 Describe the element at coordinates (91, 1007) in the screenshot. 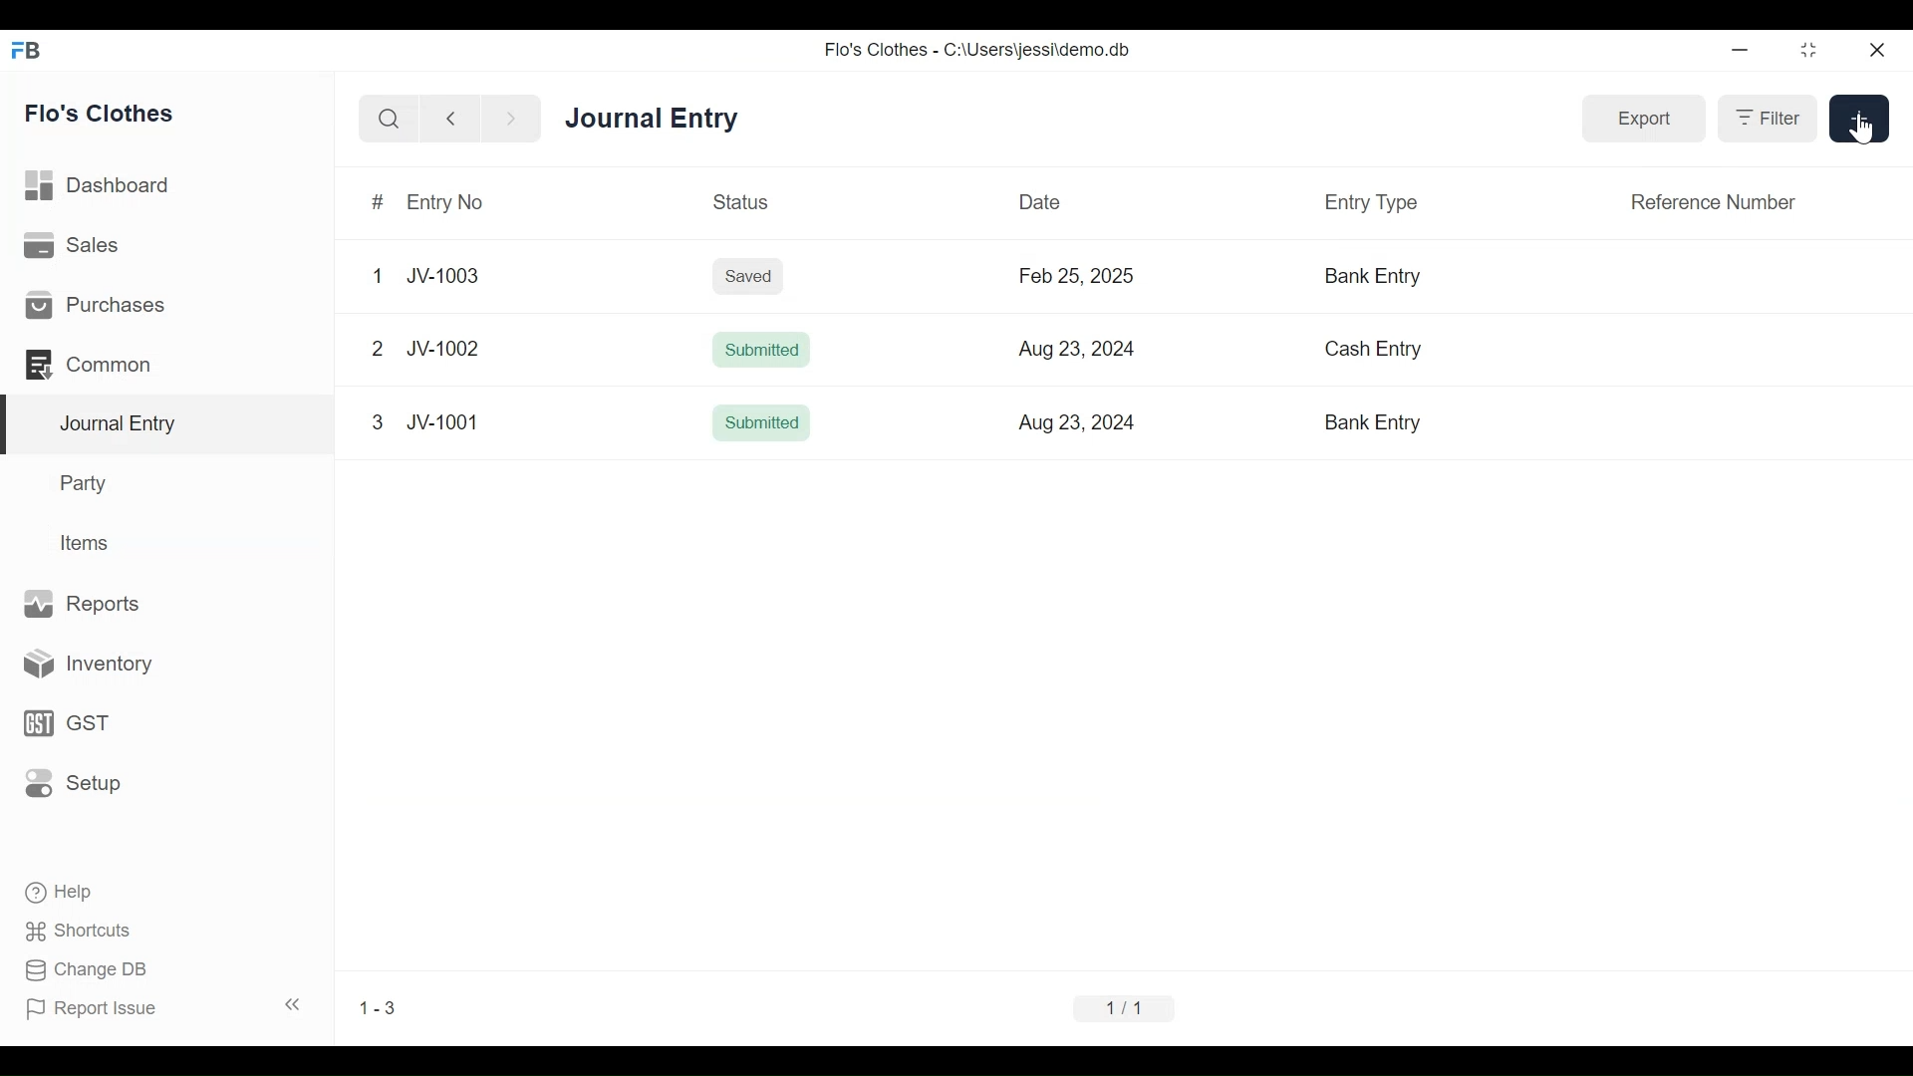

I see `Report Issue` at that location.